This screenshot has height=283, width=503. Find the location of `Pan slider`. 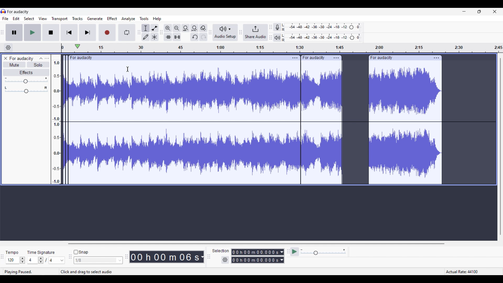

Pan slider is located at coordinates (26, 89).